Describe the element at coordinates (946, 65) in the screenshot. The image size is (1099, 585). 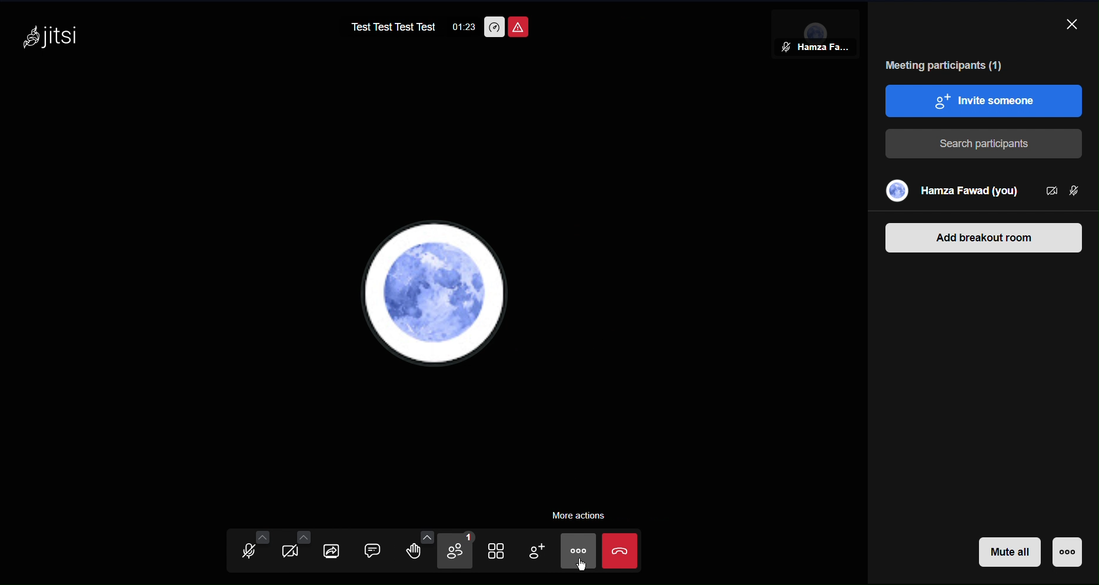
I see `Meeting Participants` at that location.